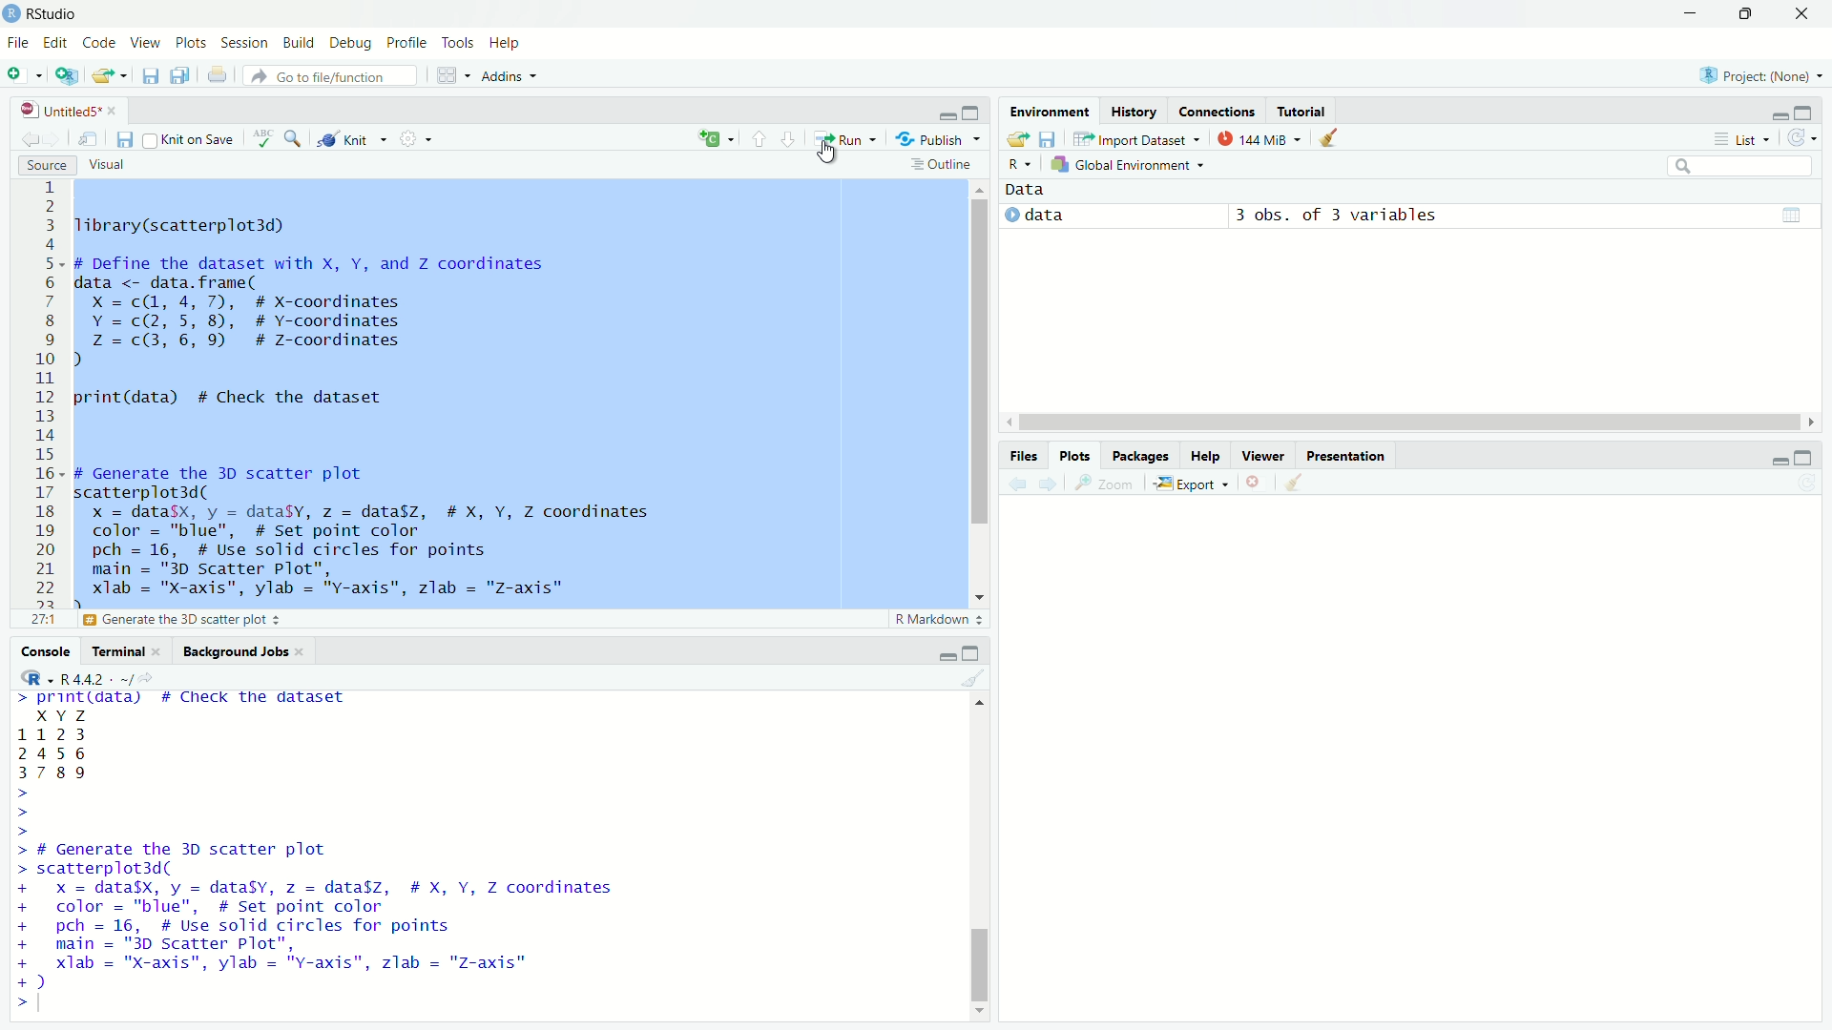 The image size is (1832, 1030). What do you see at coordinates (1013, 484) in the screenshot?
I see `previous plot` at bounding box center [1013, 484].